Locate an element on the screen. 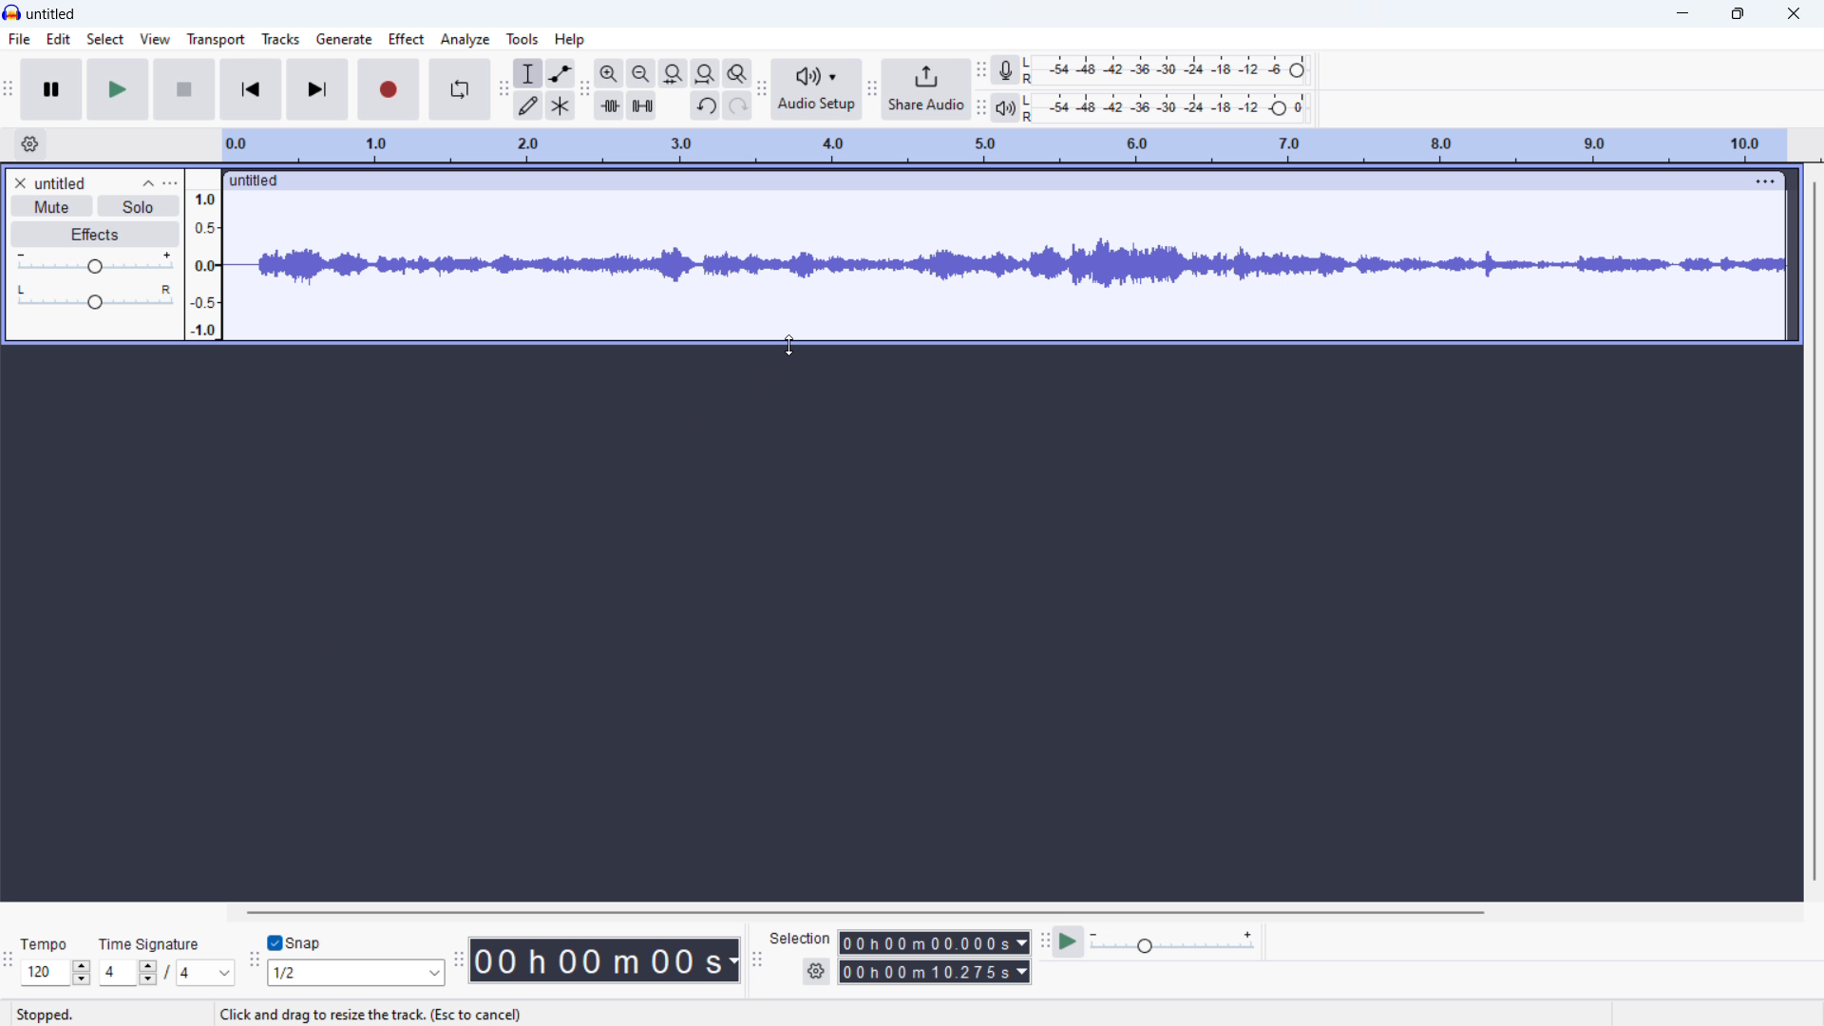  audio setup is located at coordinates (816, 90).